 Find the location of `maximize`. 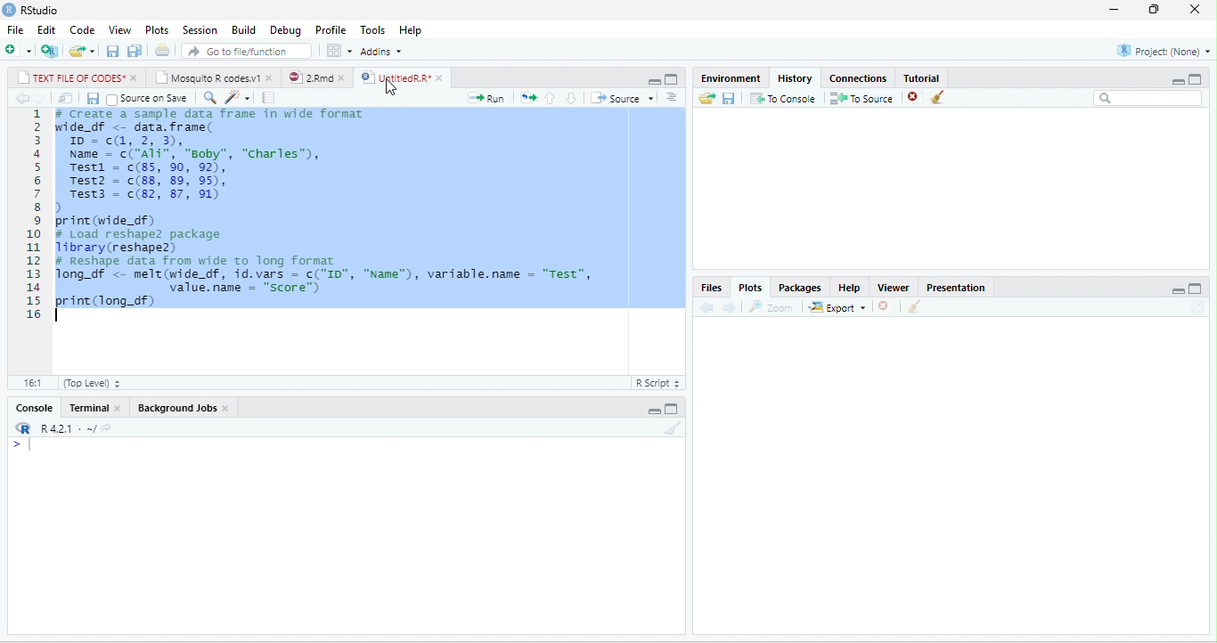

maximize is located at coordinates (1196, 79).